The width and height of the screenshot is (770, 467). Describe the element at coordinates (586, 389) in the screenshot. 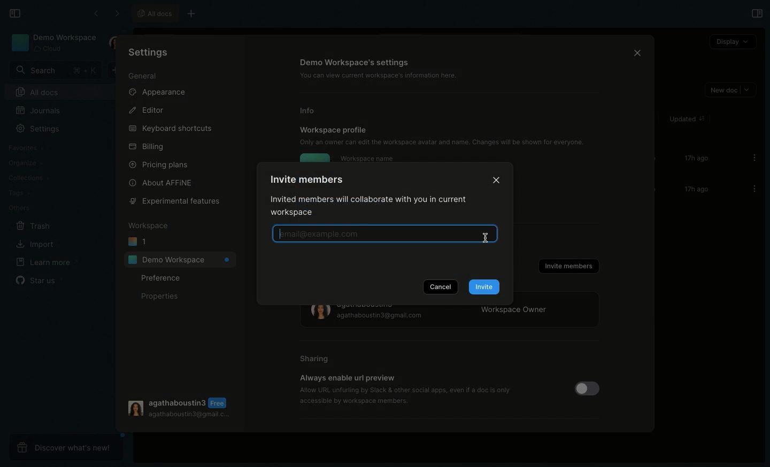

I see `Toggle` at that location.